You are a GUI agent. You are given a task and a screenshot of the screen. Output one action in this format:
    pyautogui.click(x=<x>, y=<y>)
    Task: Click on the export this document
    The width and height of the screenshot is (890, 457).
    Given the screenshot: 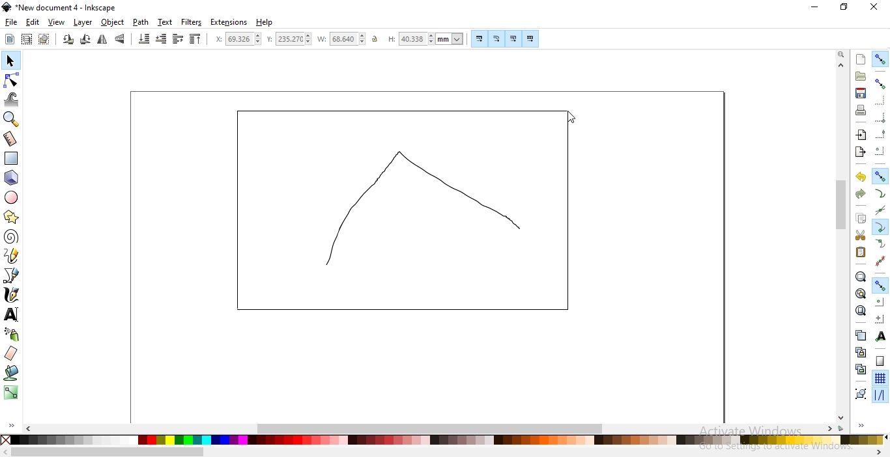 What is the action you would take?
    pyautogui.click(x=859, y=152)
    